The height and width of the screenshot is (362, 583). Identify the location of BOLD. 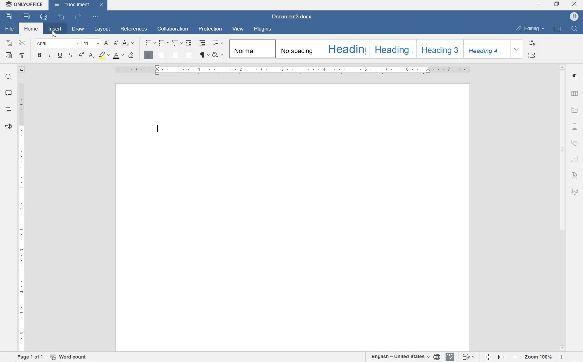
(40, 55).